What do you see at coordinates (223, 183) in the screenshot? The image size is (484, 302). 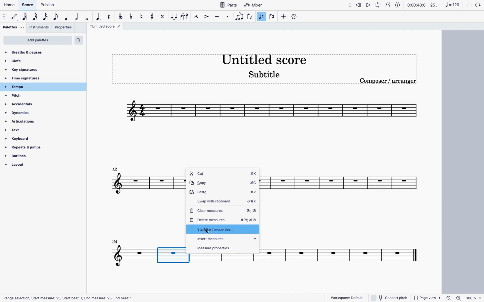 I see `copy` at bounding box center [223, 183].